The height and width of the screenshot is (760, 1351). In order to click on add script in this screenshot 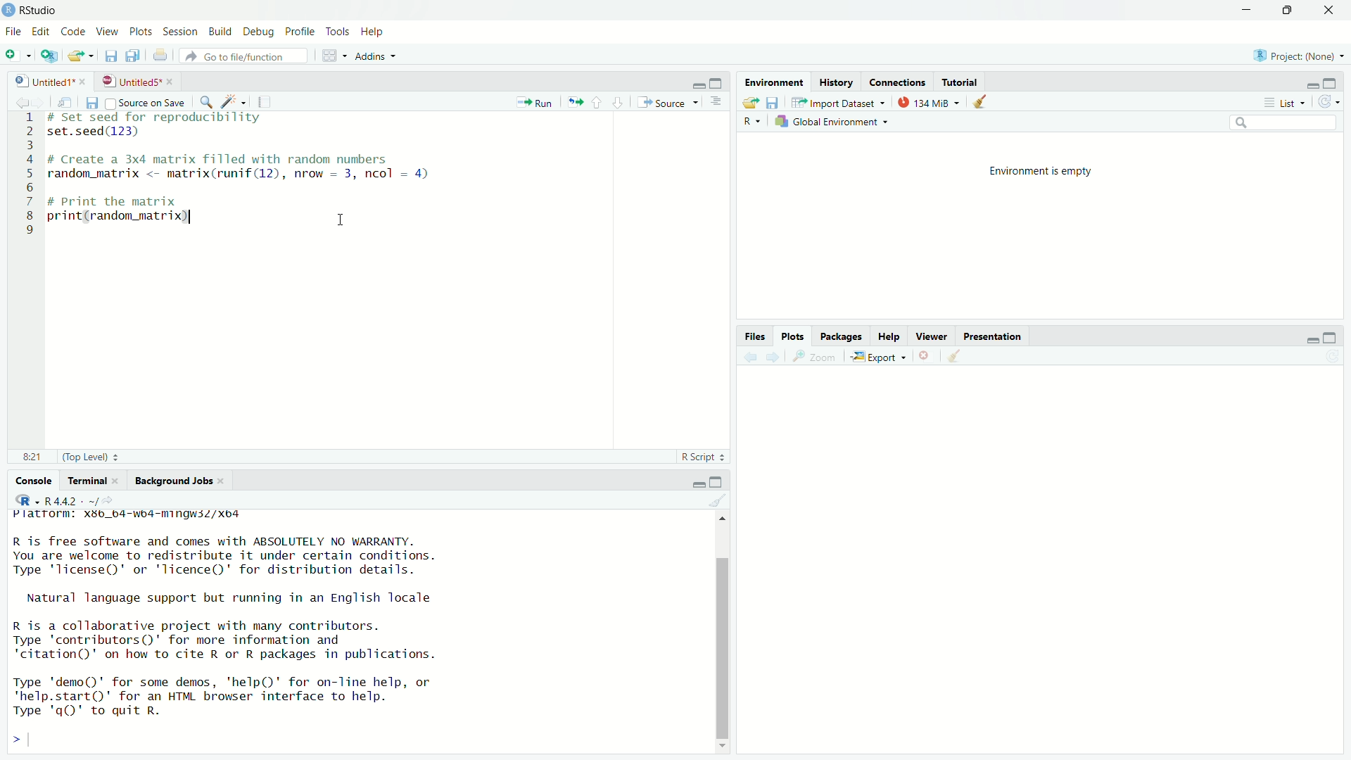, I will do `click(46, 54)`.